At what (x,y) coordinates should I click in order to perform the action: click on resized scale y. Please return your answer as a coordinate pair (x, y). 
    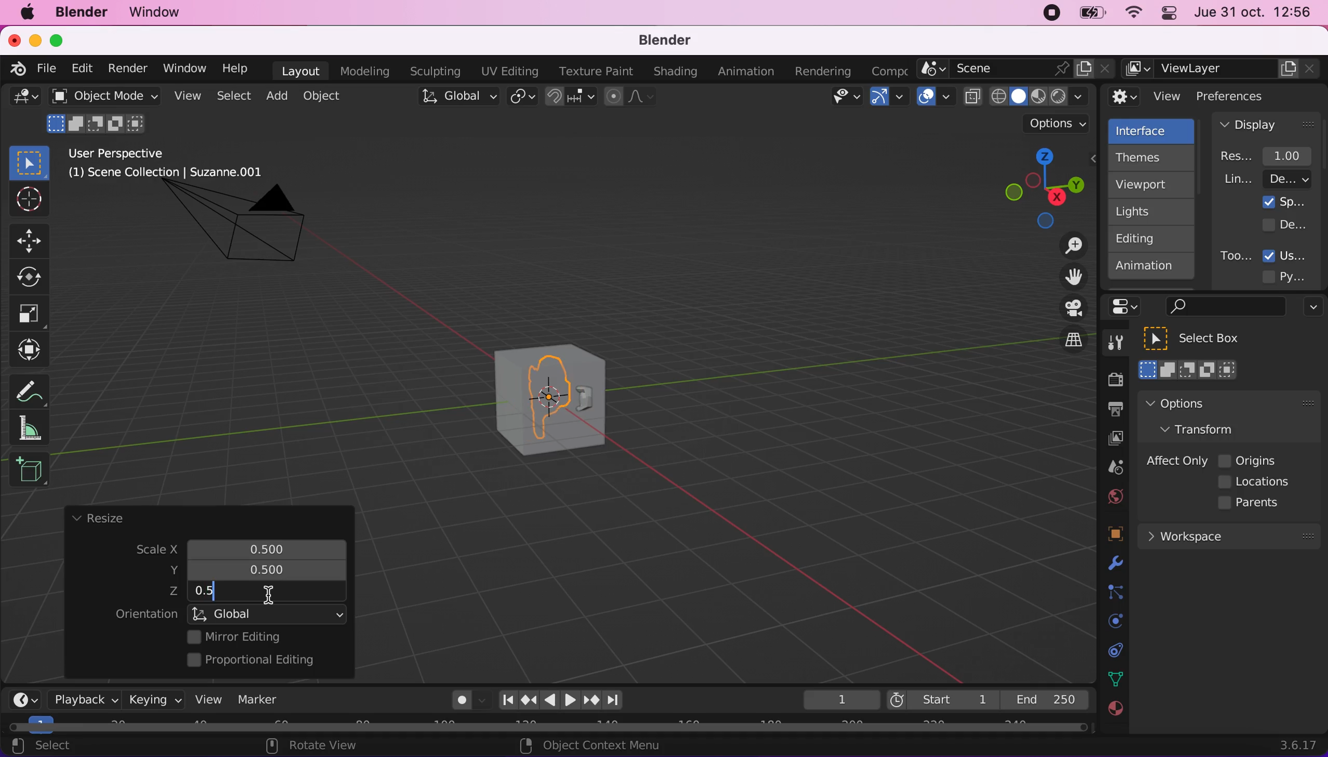
    Looking at the image, I should click on (277, 570).